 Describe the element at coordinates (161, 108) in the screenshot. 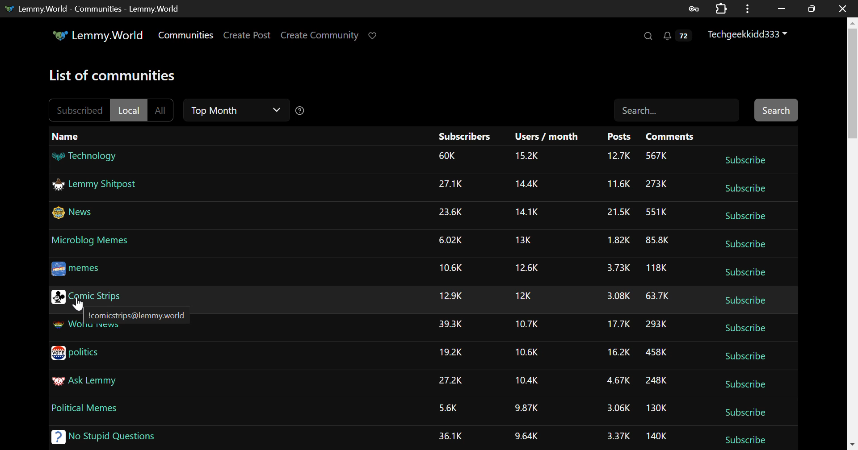

I see `All Filter Unselected` at that location.